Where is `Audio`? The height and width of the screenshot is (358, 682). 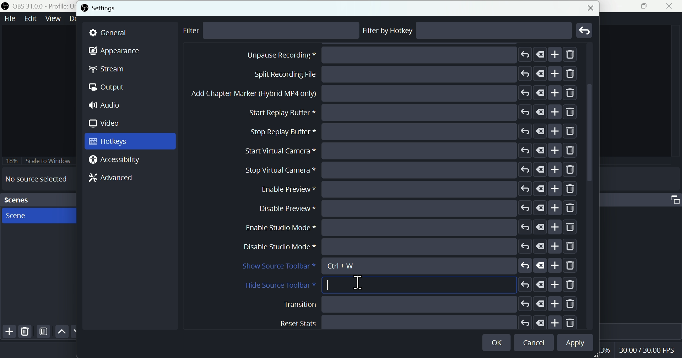 Audio is located at coordinates (108, 106).